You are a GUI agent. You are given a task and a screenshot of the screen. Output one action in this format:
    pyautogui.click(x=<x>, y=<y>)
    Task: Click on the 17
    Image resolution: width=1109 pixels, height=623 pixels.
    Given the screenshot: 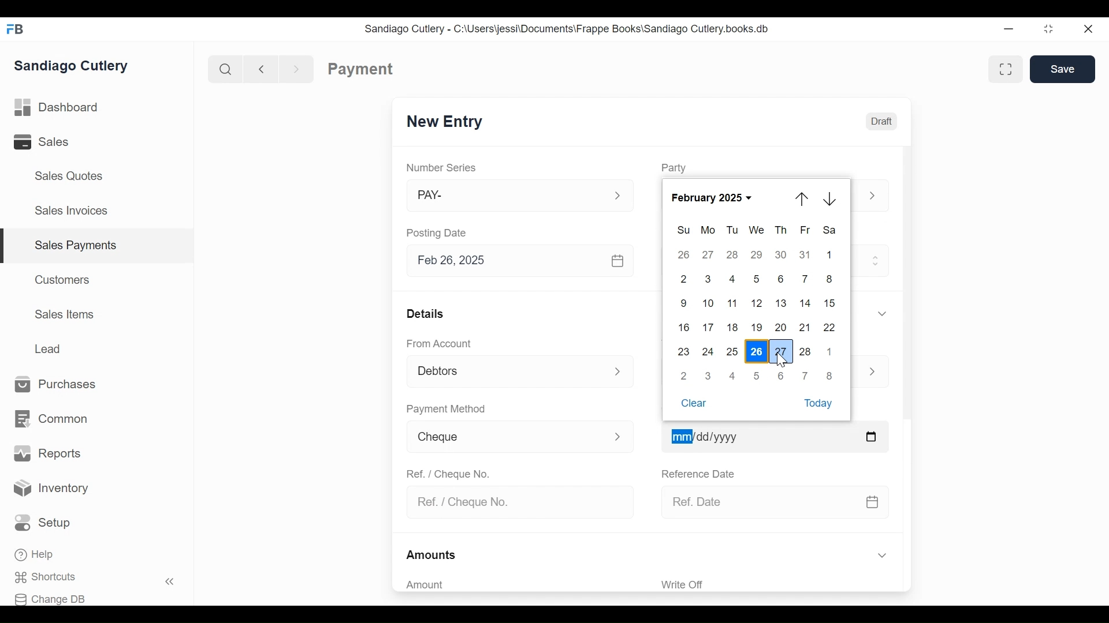 What is the action you would take?
    pyautogui.click(x=709, y=326)
    